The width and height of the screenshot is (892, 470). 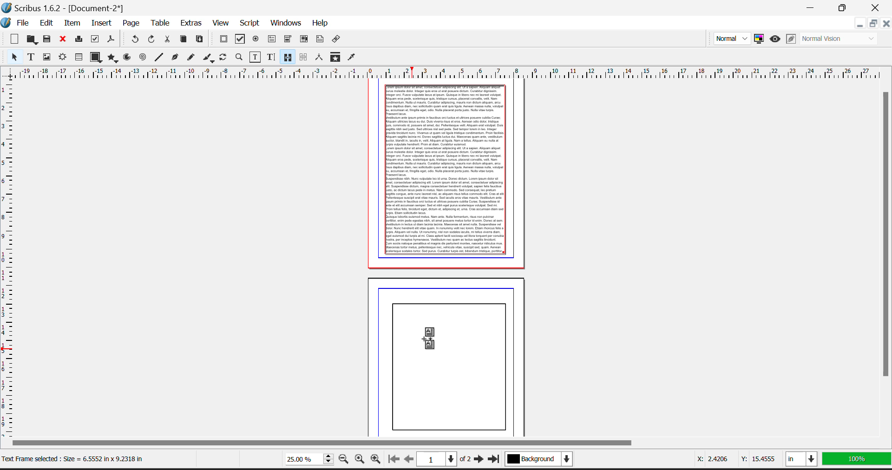 What do you see at coordinates (31, 58) in the screenshot?
I see `Text Frames` at bounding box center [31, 58].